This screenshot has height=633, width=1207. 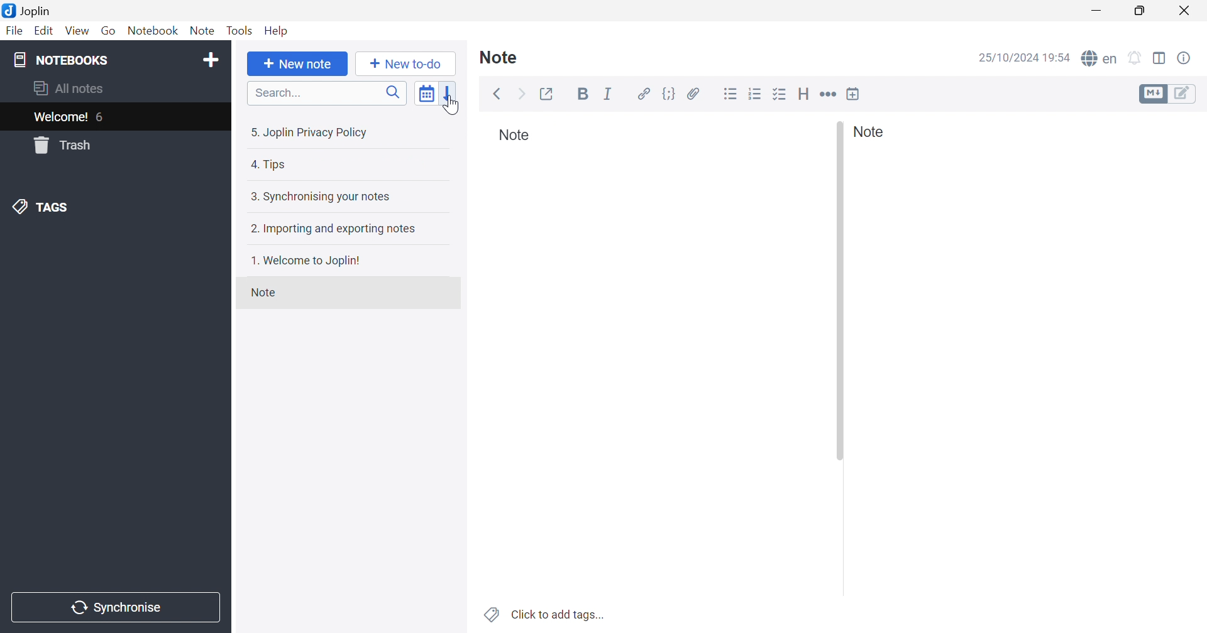 I want to click on Add notebook, so click(x=211, y=58).